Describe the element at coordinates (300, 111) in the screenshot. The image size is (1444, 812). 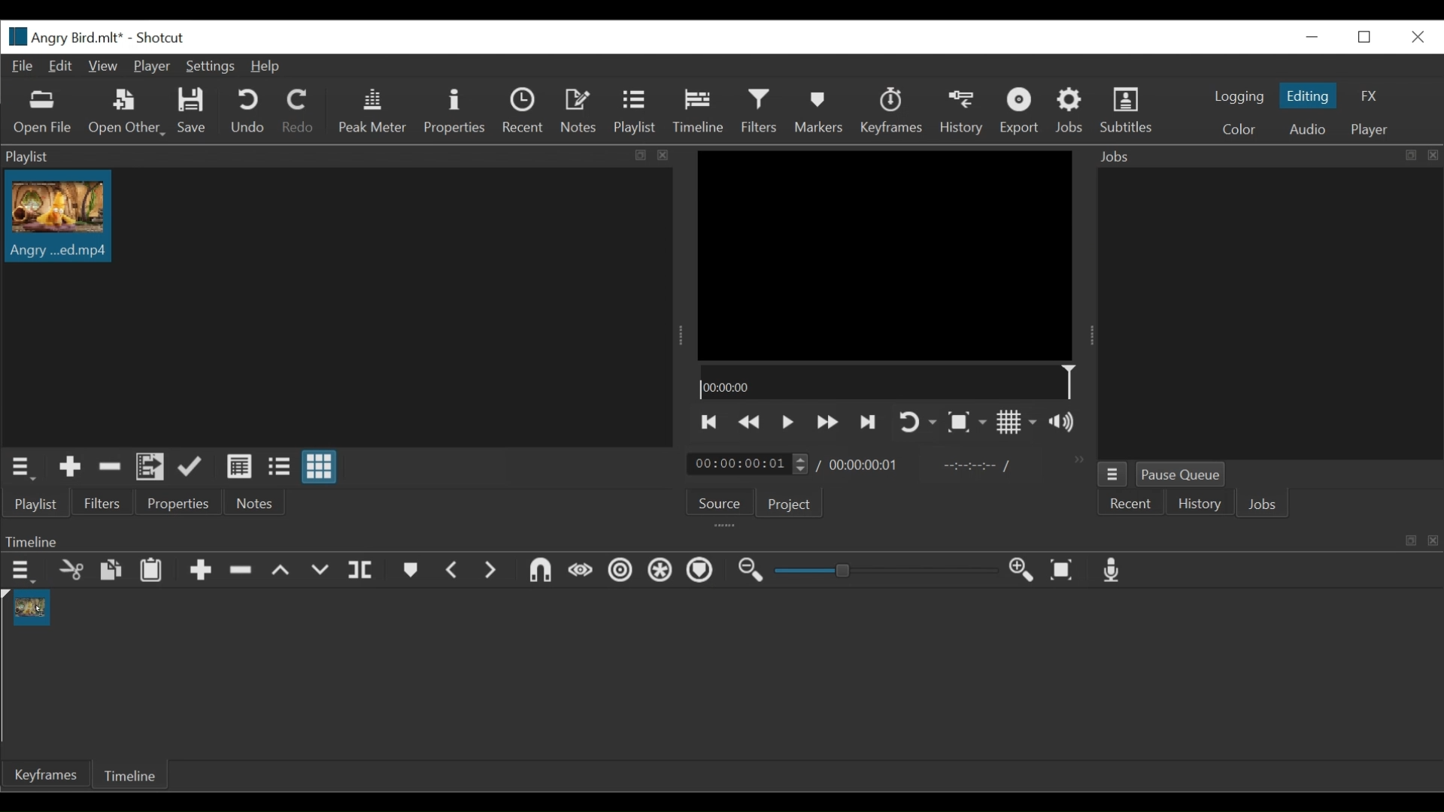
I see `Redo` at that location.